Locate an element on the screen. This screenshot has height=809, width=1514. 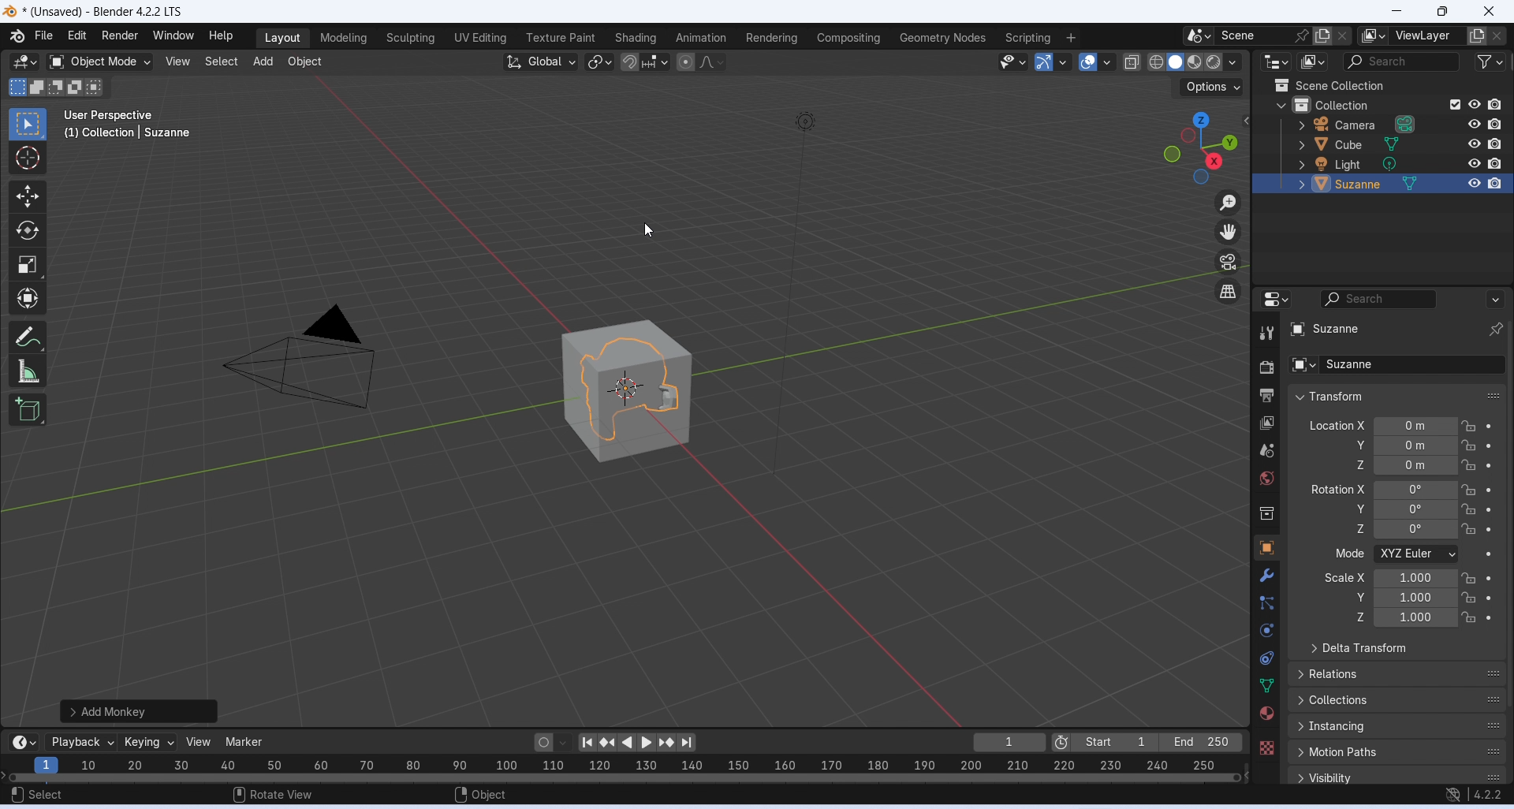
lock location is located at coordinates (1468, 446).